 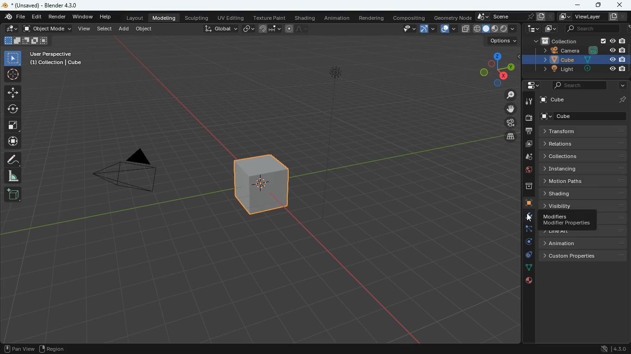 What do you see at coordinates (620, 5) in the screenshot?
I see `close` at bounding box center [620, 5].